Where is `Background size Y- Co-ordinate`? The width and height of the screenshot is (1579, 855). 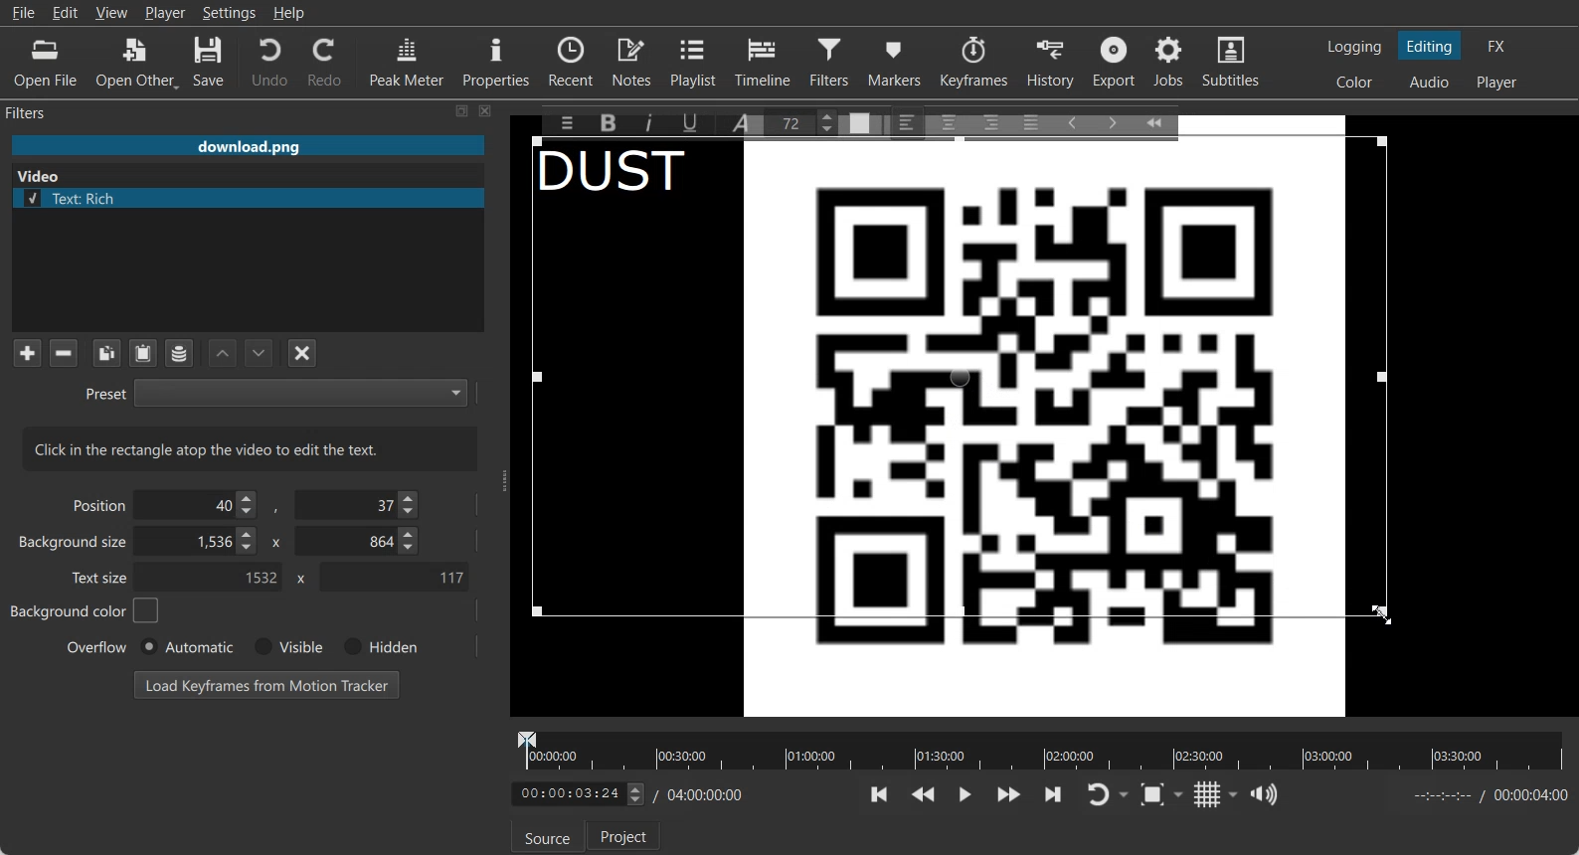 Background size Y- Co-ordinate is located at coordinates (359, 543).